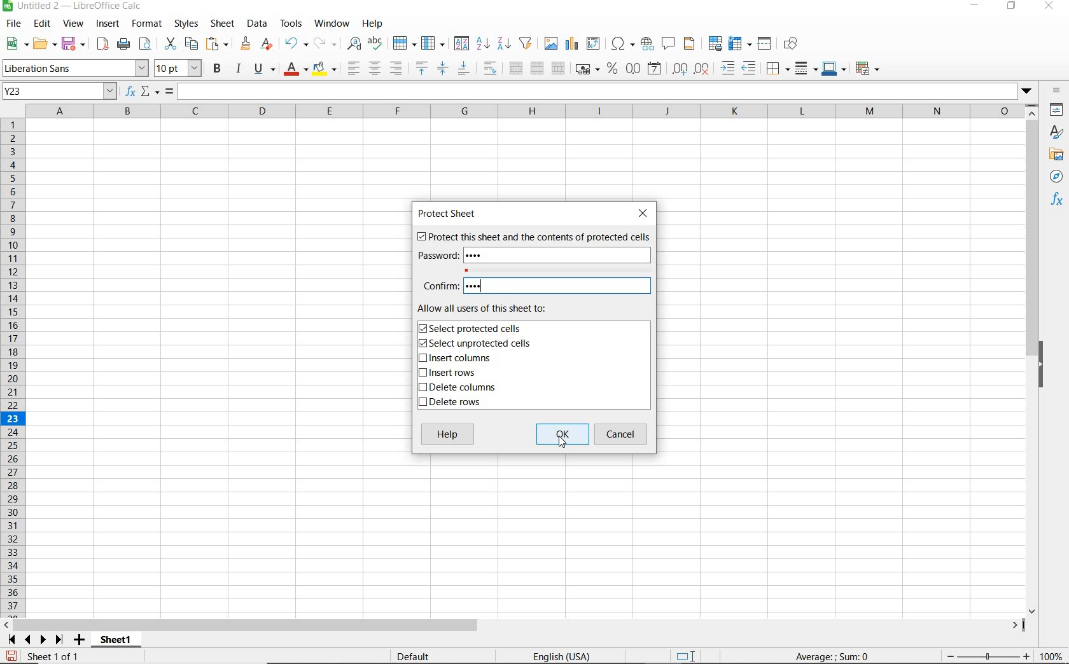  I want to click on PASTE, so click(218, 44).